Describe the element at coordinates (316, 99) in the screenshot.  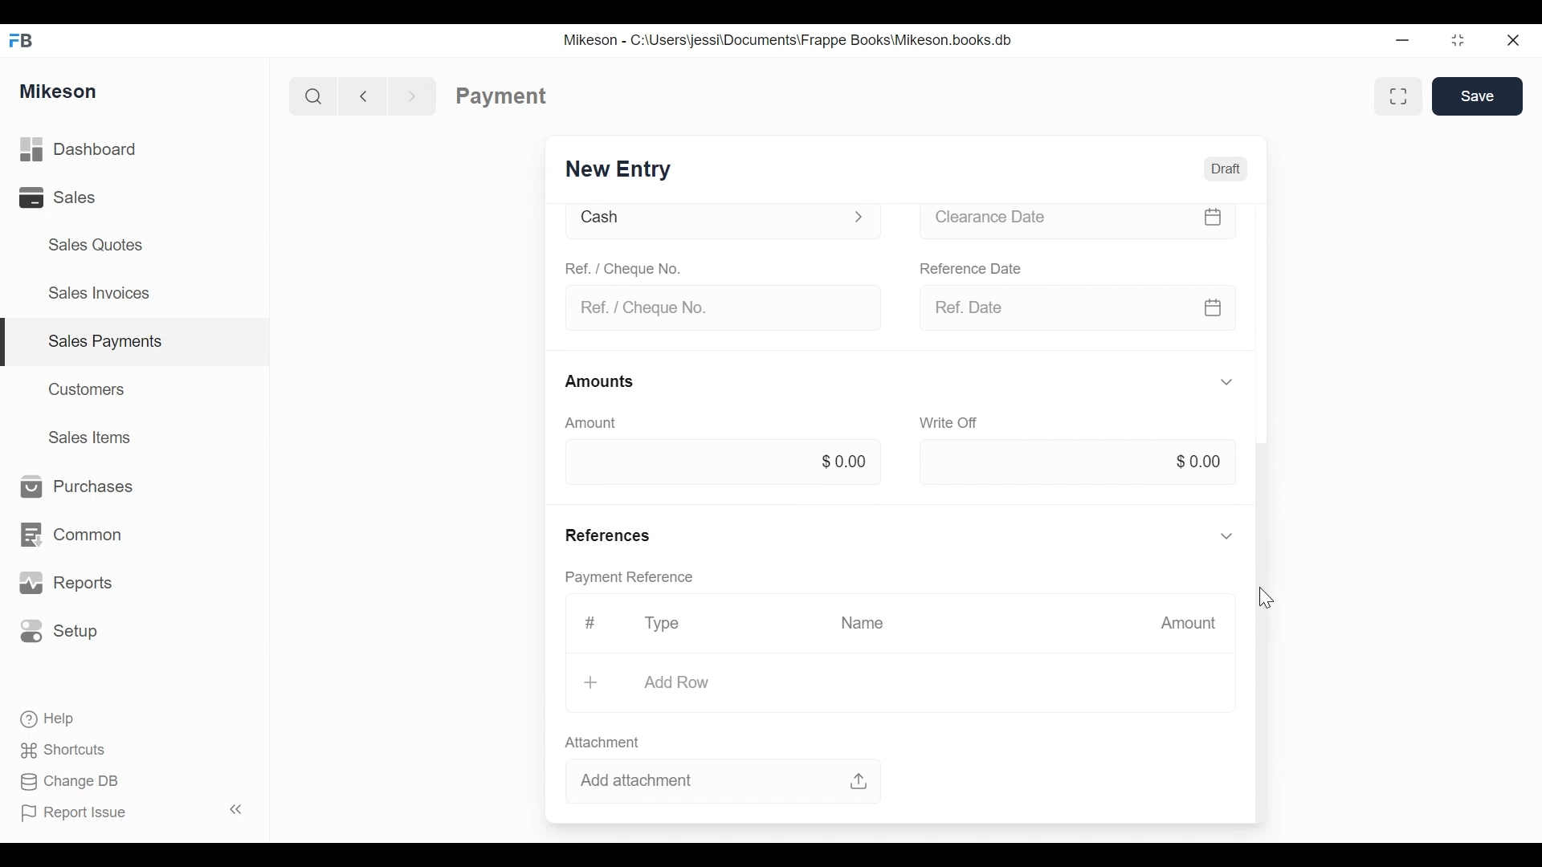
I see `Search` at that location.